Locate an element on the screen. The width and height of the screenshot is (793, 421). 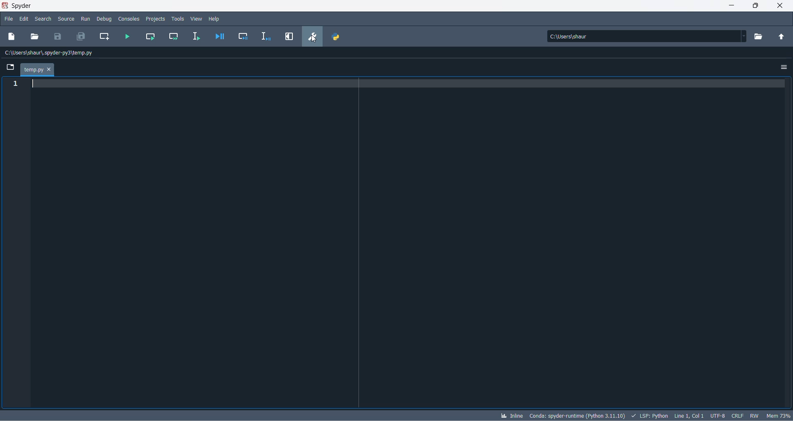
memory usage is located at coordinates (778, 415).